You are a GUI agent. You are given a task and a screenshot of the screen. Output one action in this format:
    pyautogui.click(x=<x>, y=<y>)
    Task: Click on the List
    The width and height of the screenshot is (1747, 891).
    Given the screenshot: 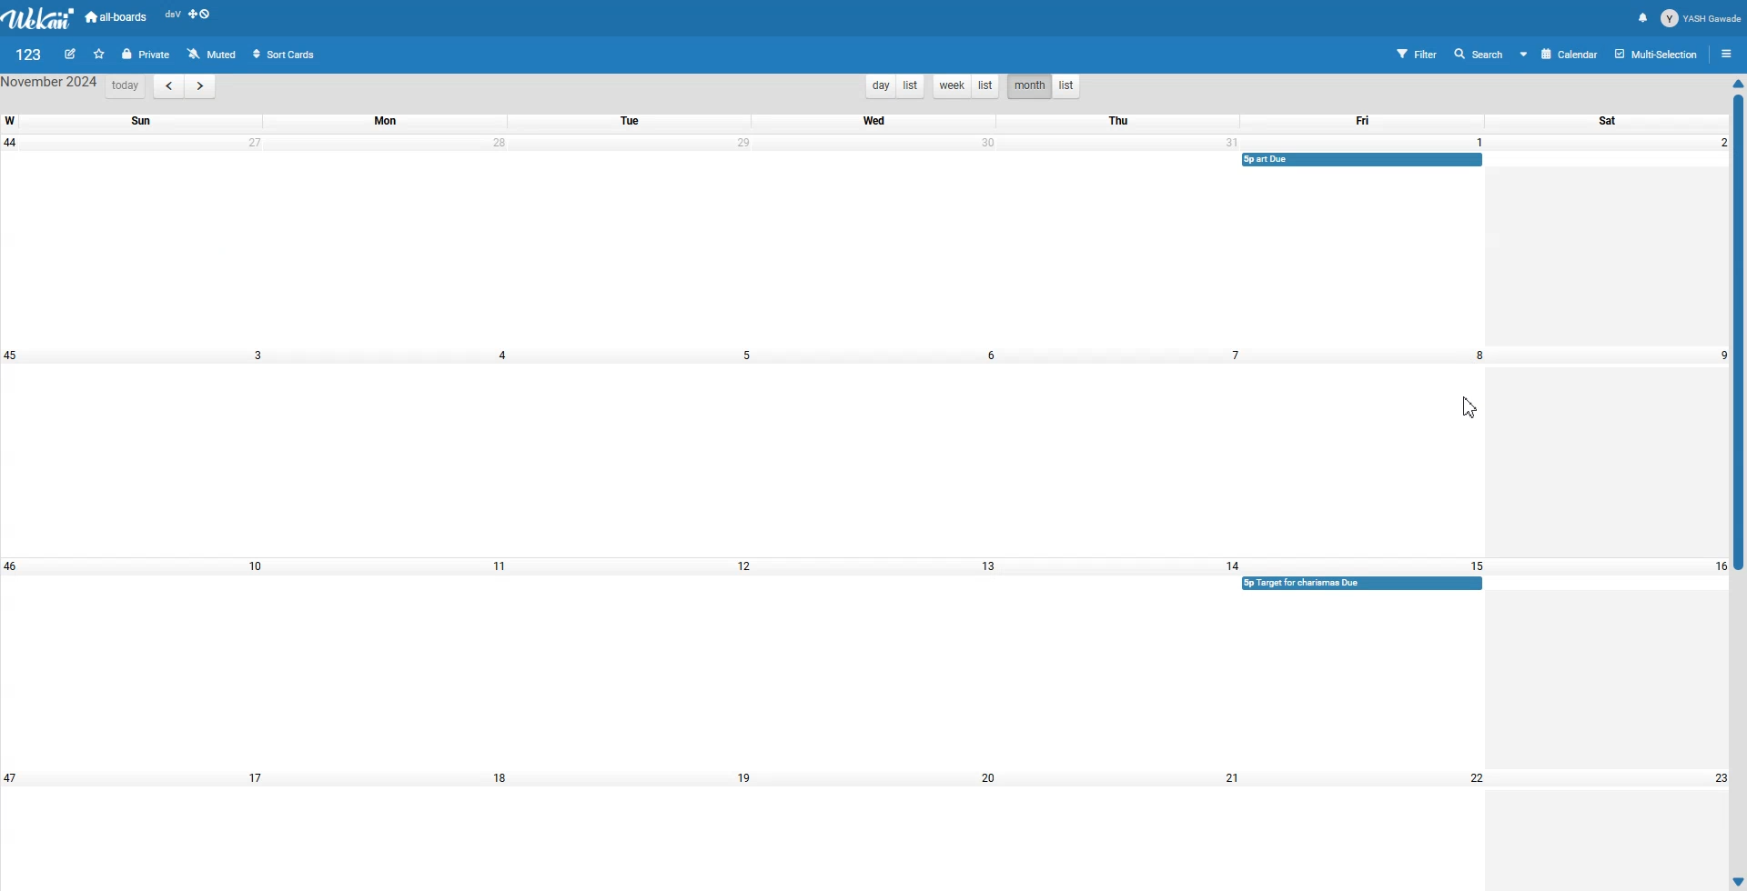 What is the action you would take?
    pyautogui.click(x=910, y=85)
    